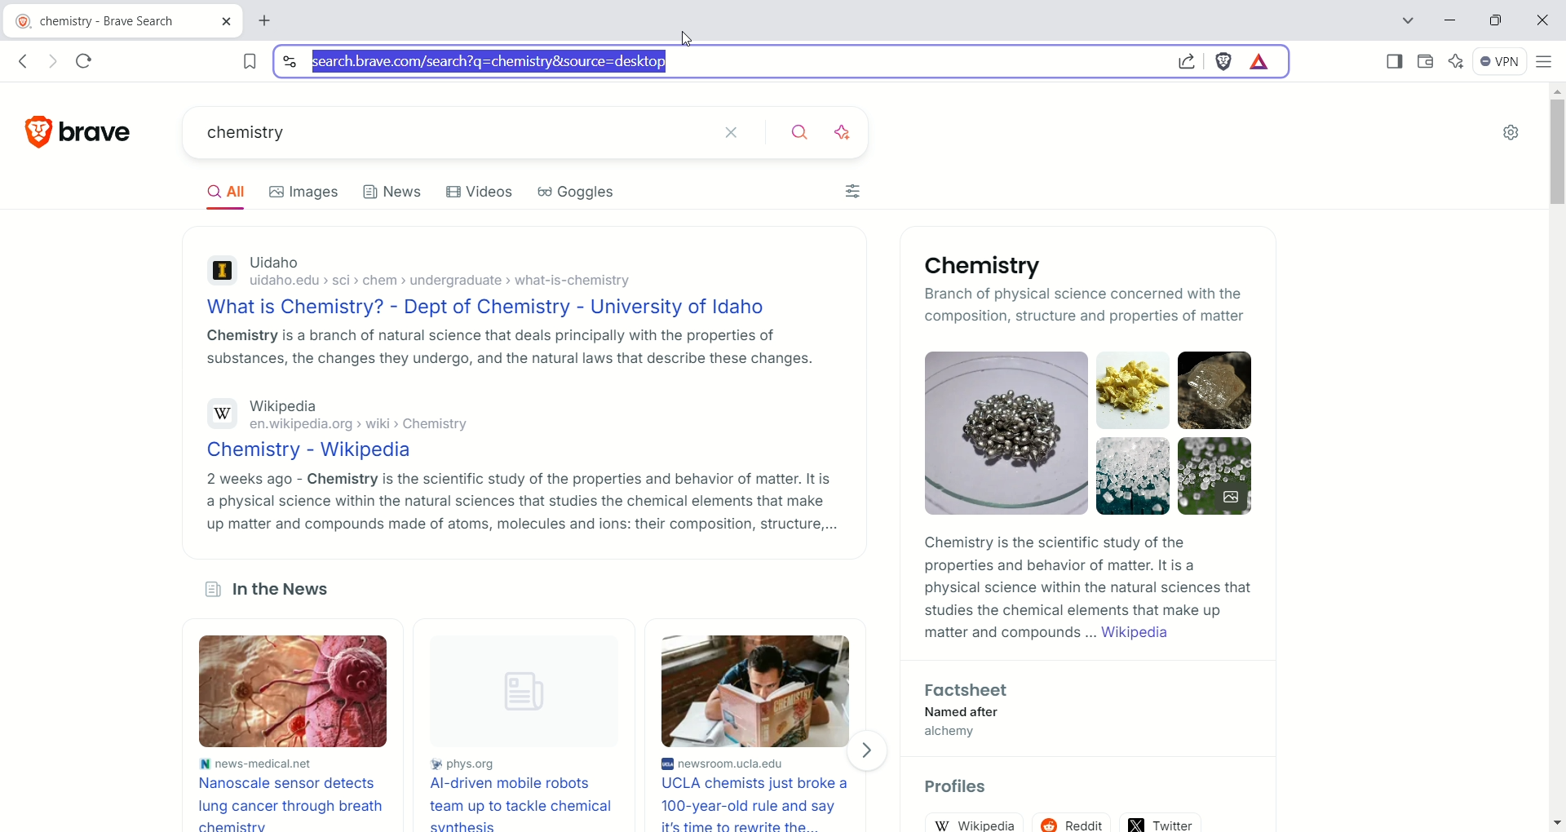 The height and width of the screenshot is (832, 1566). Describe the element at coordinates (1501, 62) in the screenshot. I see `VPN` at that location.